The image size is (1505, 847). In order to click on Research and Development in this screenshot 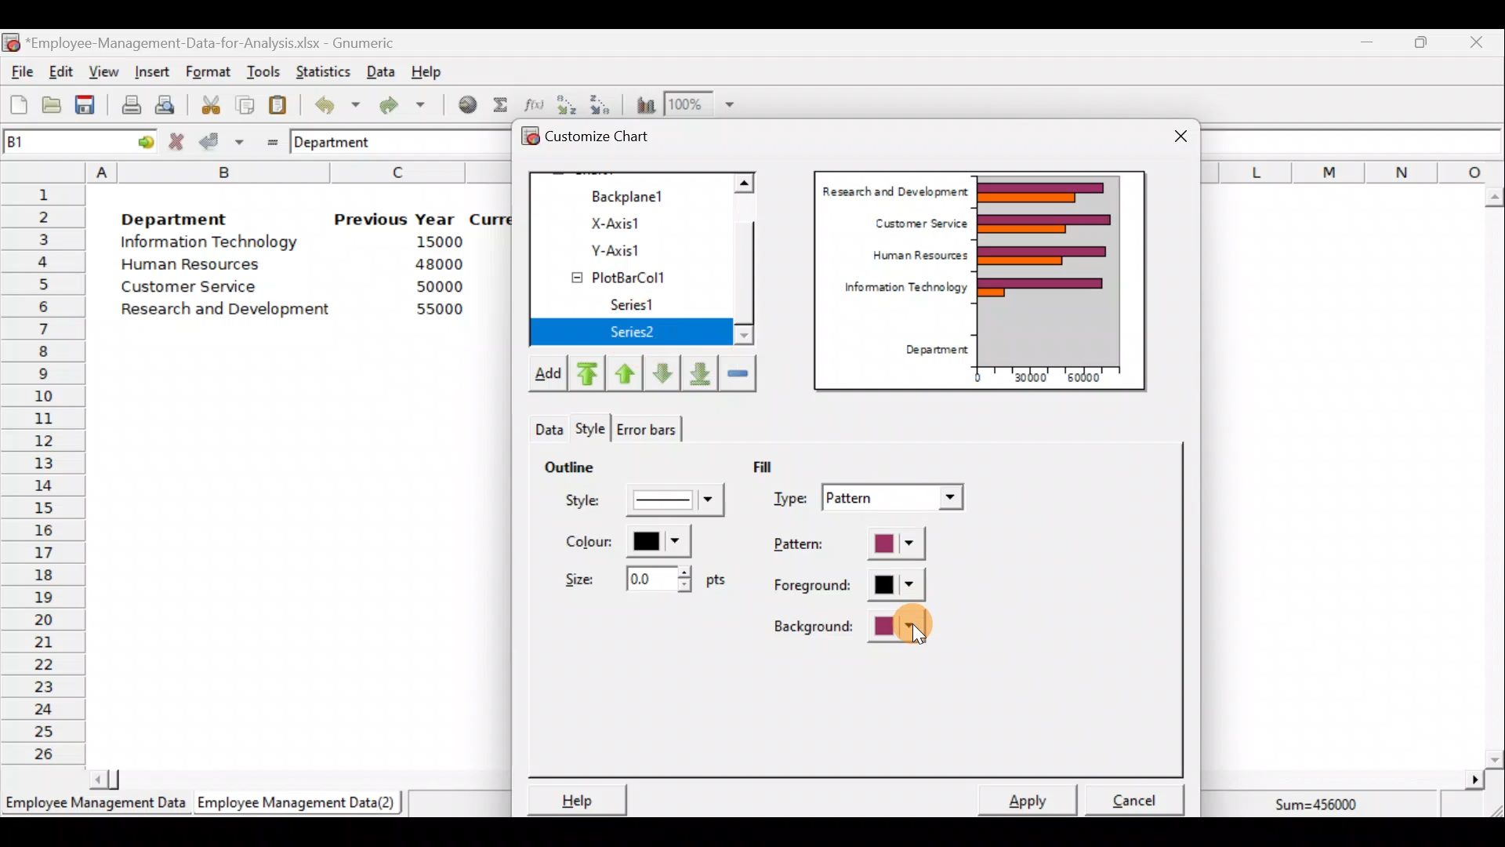, I will do `click(231, 311)`.